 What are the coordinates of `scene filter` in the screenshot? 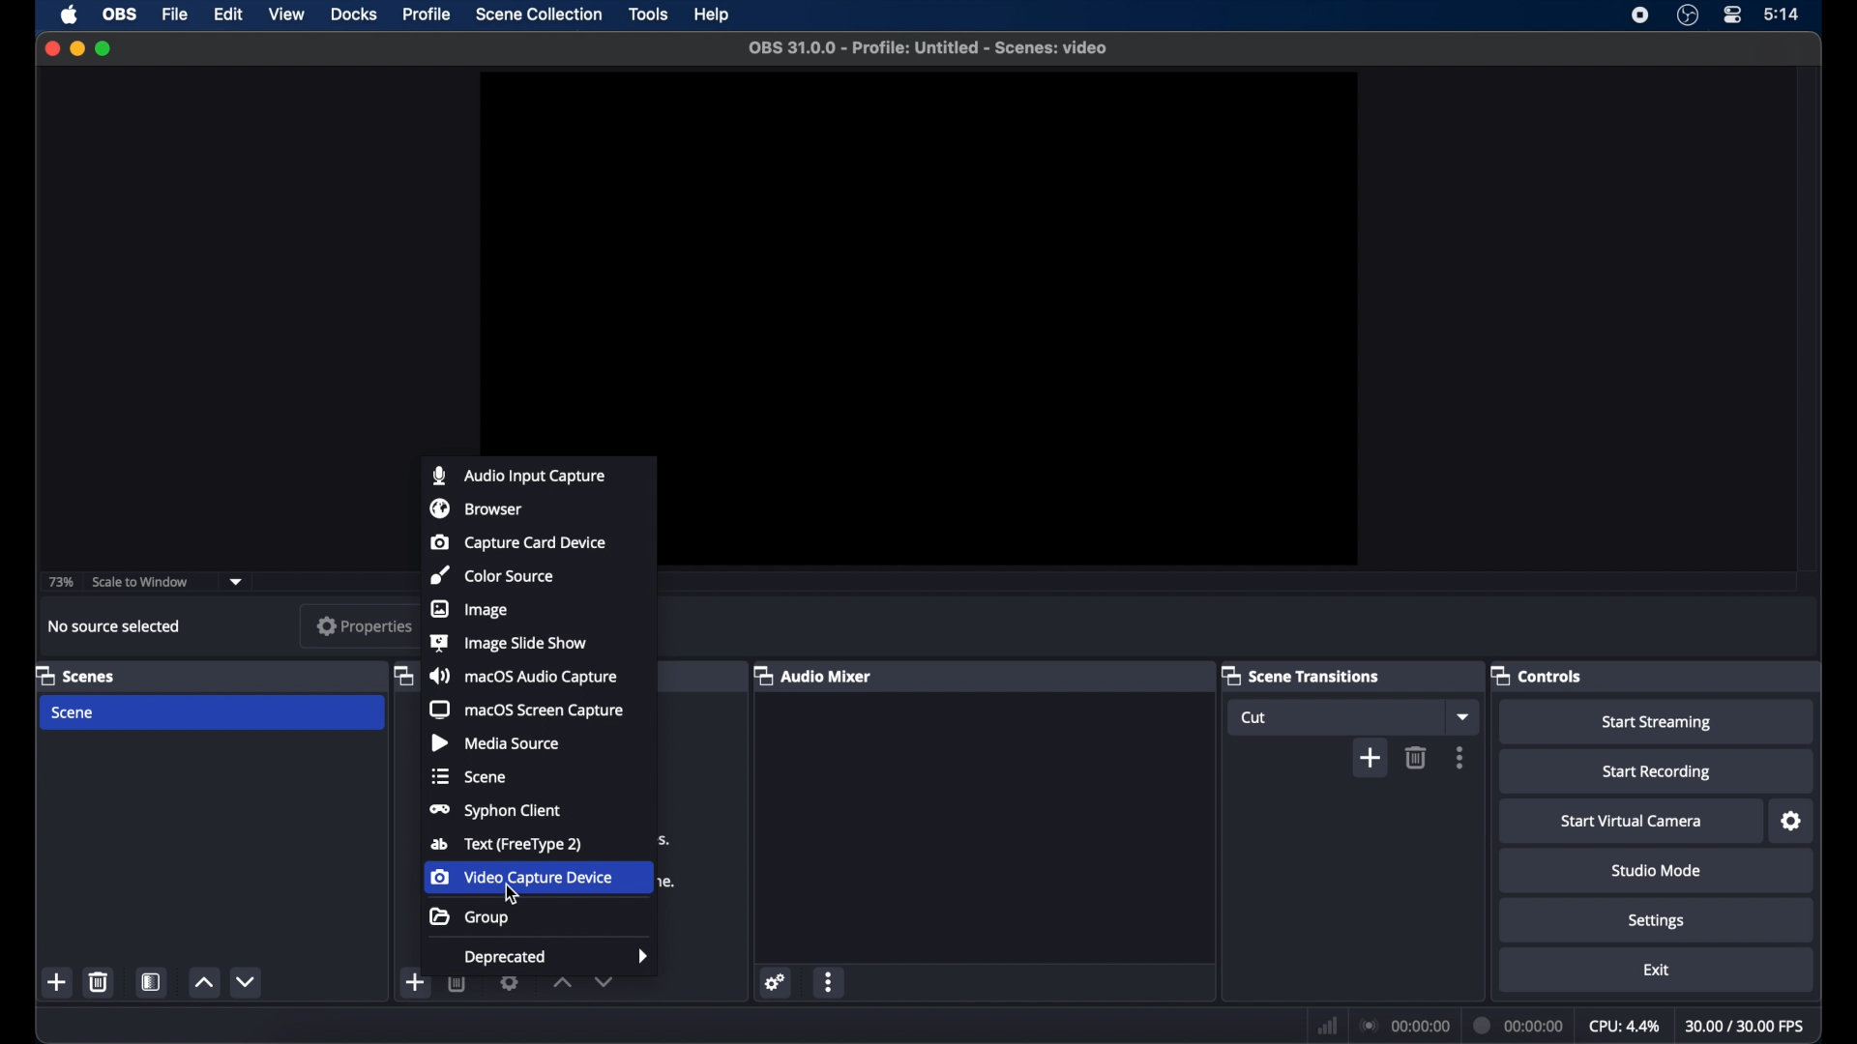 It's located at (151, 982).